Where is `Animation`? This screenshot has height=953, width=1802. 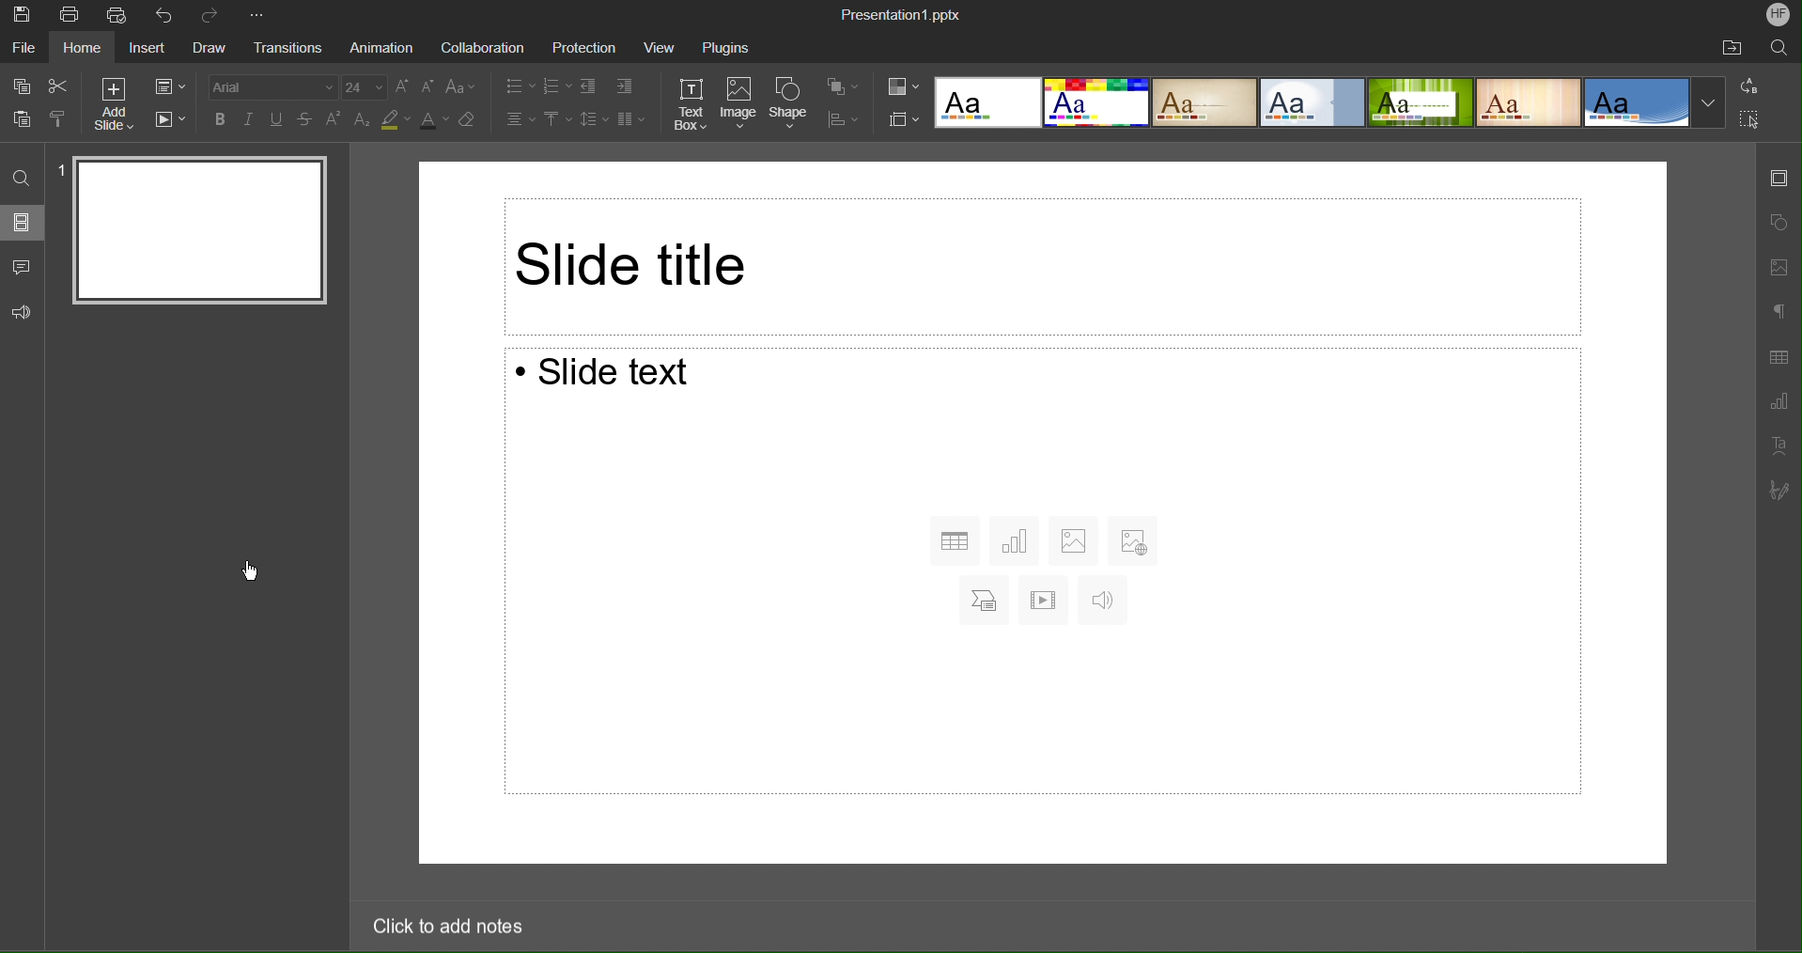 Animation is located at coordinates (381, 48).